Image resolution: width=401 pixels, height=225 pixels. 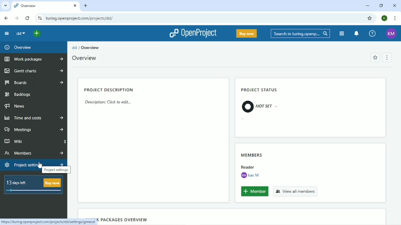 What do you see at coordinates (296, 191) in the screenshot?
I see `View all members` at bounding box center [296, 191].